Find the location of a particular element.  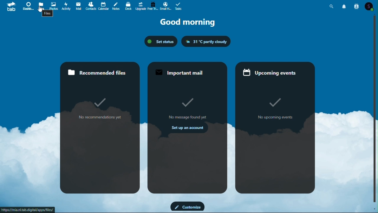

Set up an account is located at coordinates (184, 128).